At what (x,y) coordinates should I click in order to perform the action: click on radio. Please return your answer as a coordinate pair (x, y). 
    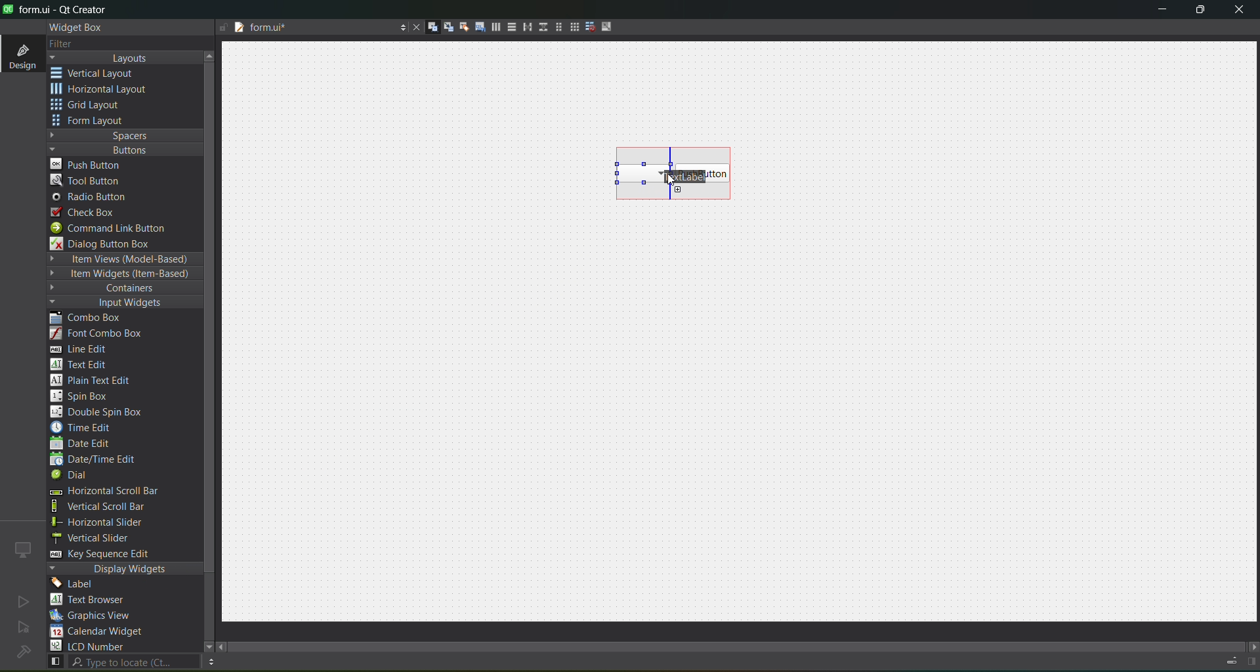
    Looking at the image, I should click on (93, 198).